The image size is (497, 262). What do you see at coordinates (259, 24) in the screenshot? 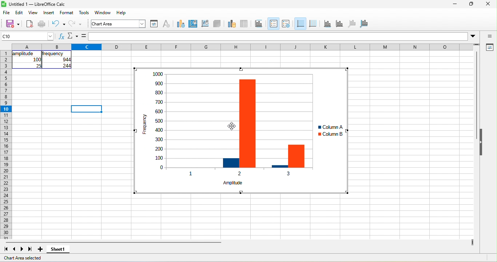
I see `titles` at bounding box center [259, 24].